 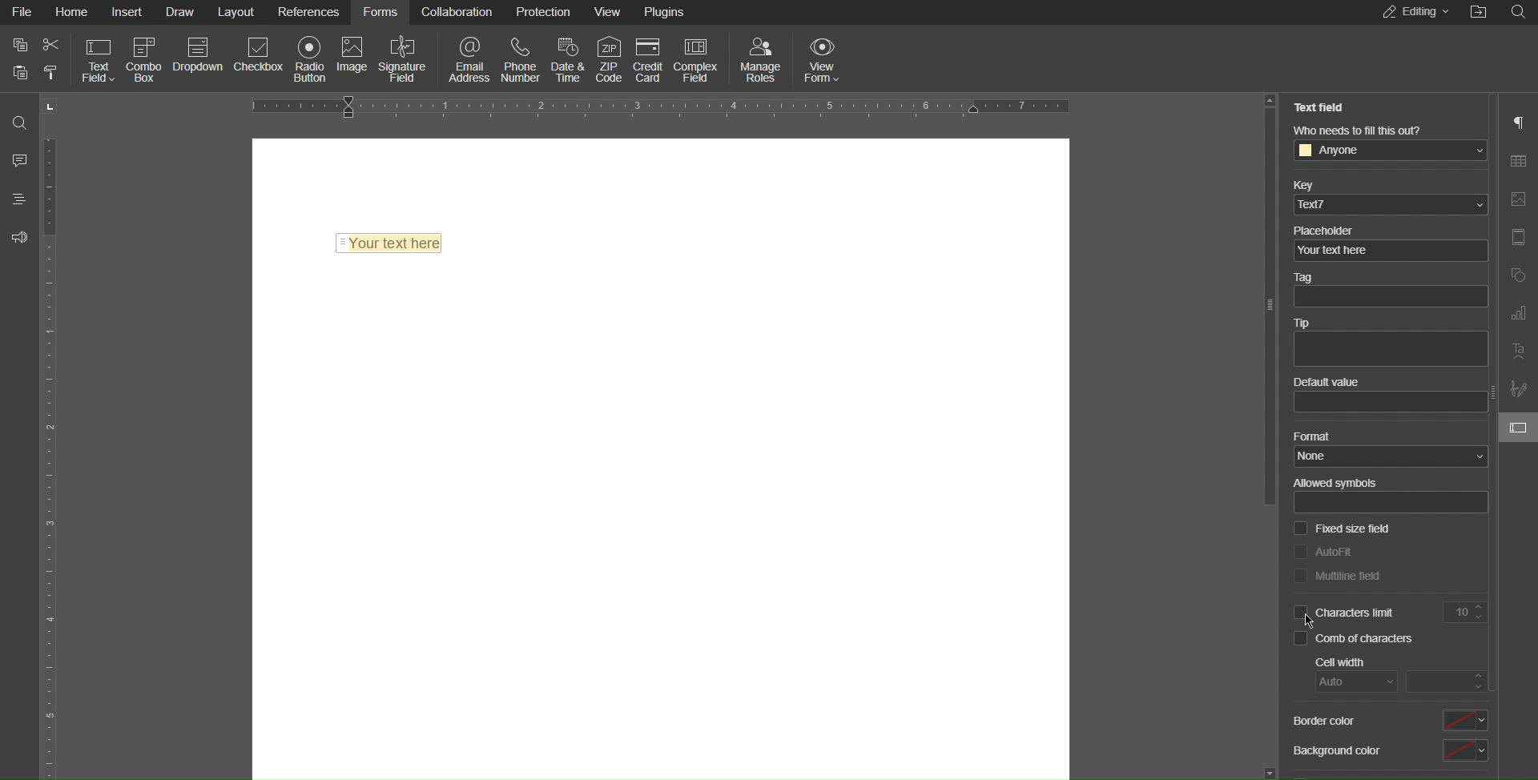 I want to click on Multiline Field, so click(x=1337, y=577).